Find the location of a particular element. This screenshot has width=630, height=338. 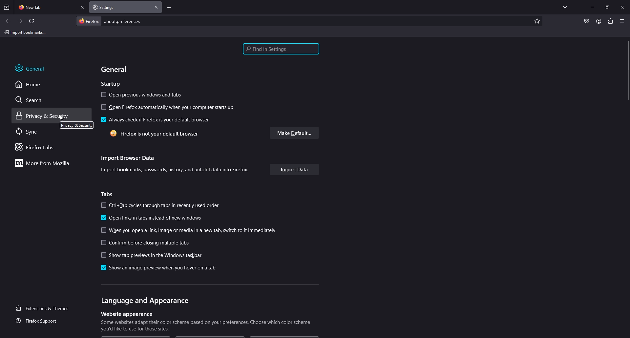

close tab is located at coordinates (83, 8).